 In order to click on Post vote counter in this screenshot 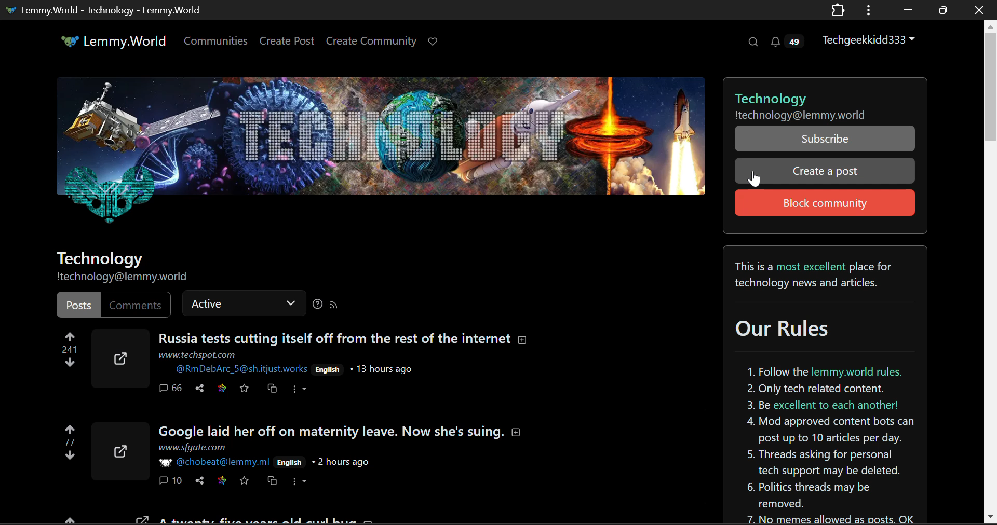, I will do `click(70, 349)`.